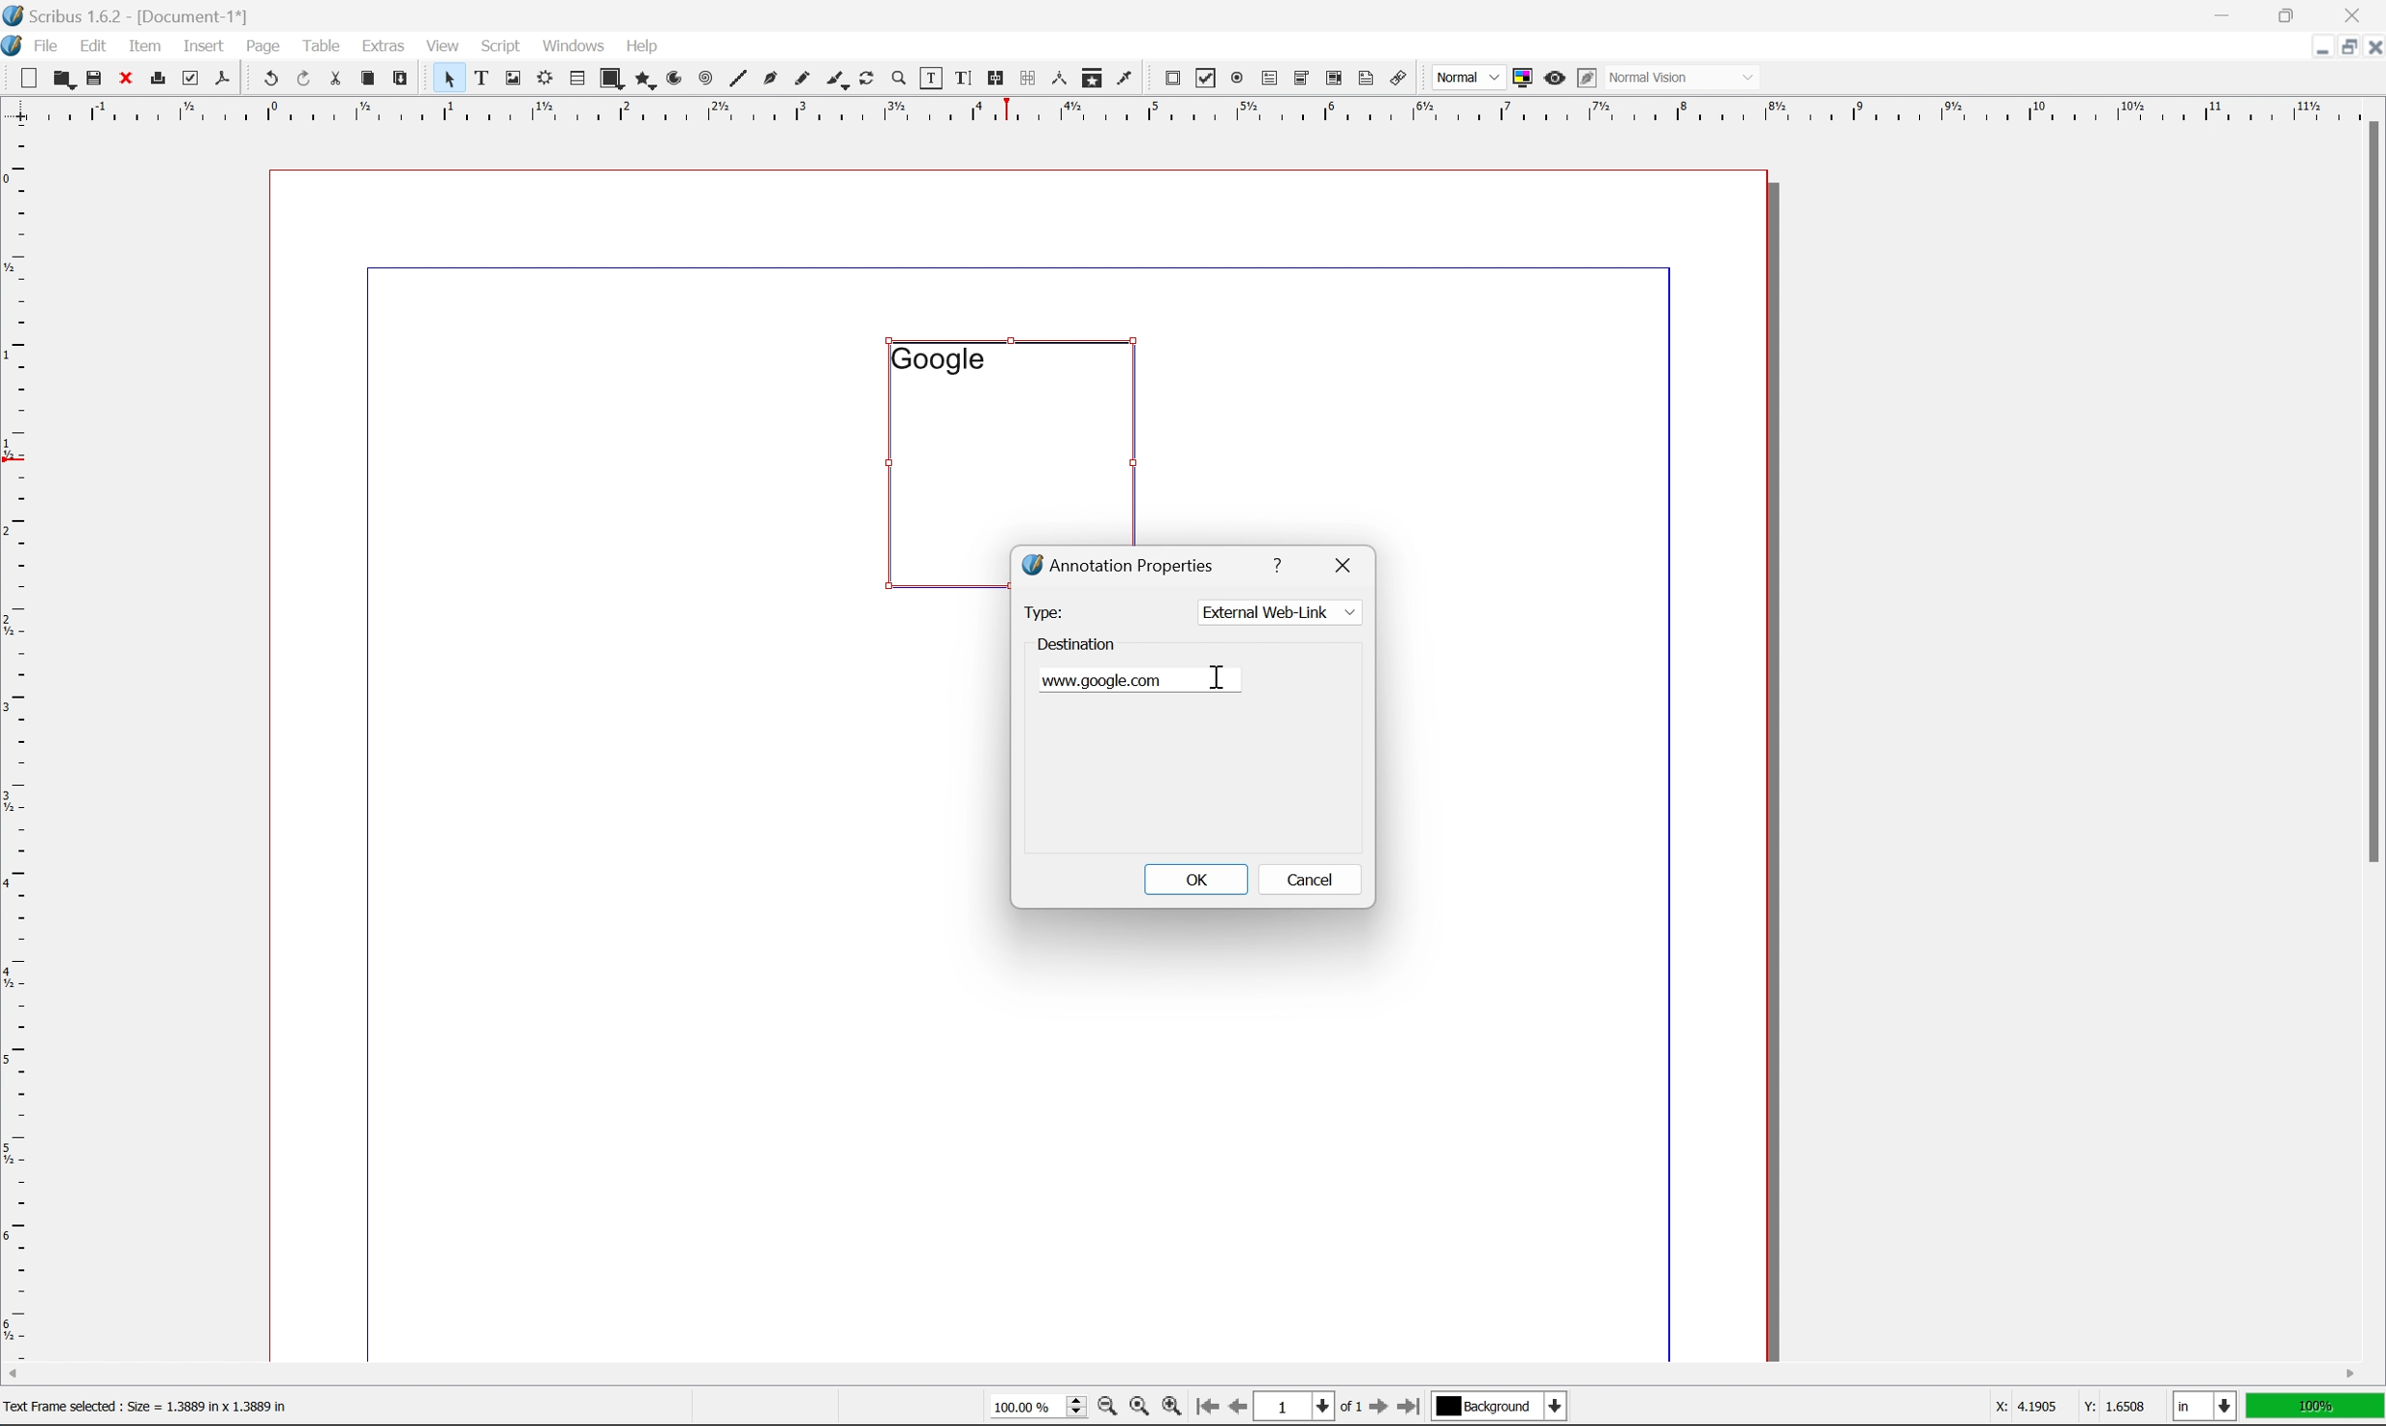 The image size is (2386, 1426). I want to click on extras, so click(387, 45).